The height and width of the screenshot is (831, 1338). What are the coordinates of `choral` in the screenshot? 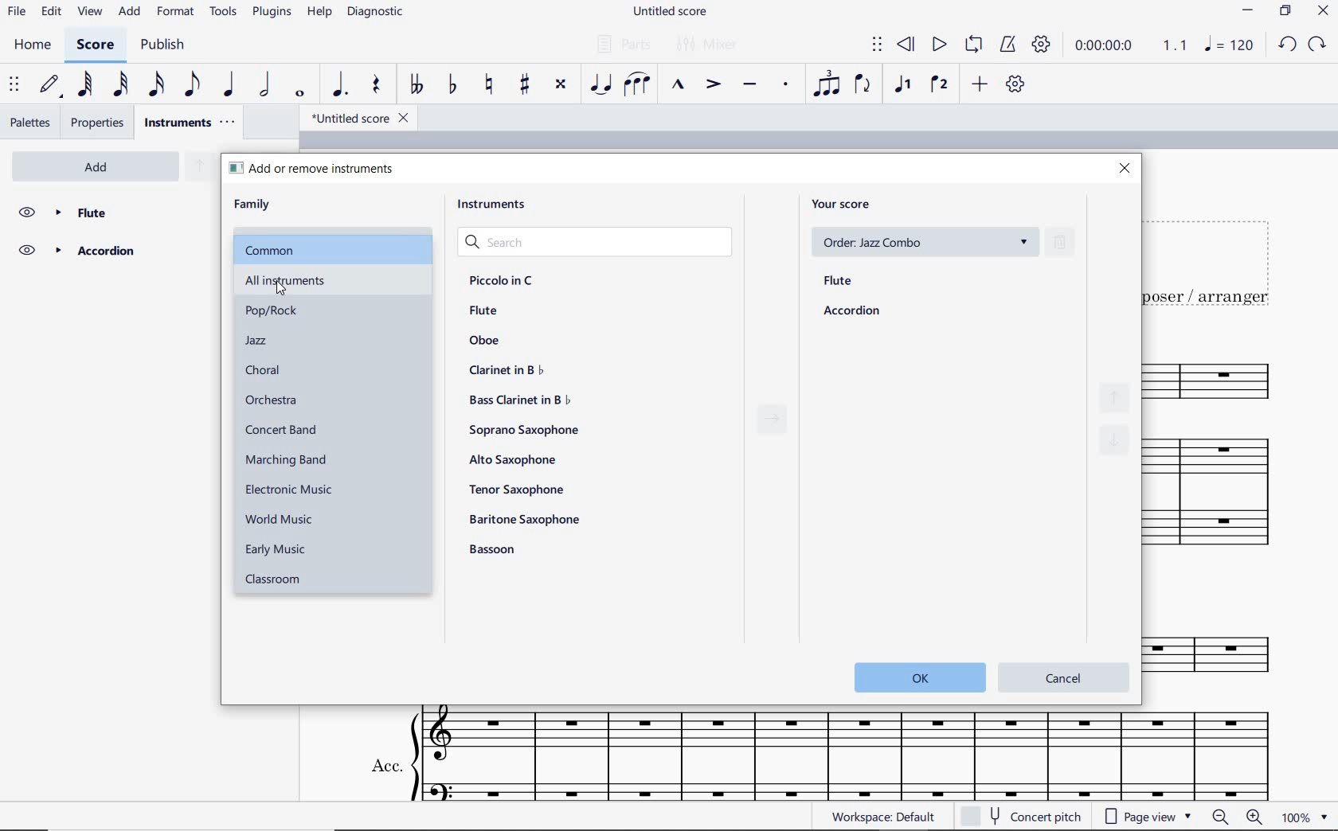 It's located at (262, 369).